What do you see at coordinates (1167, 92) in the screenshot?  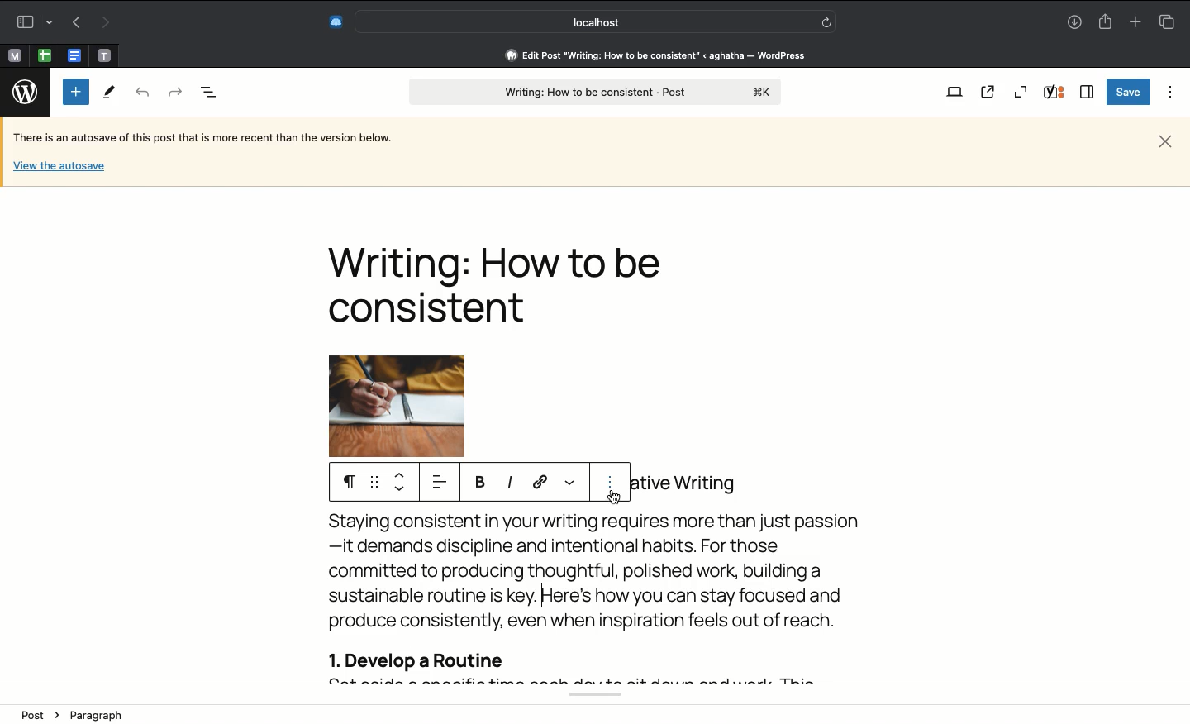 I see `Options` at bounding box center [1167, 92].